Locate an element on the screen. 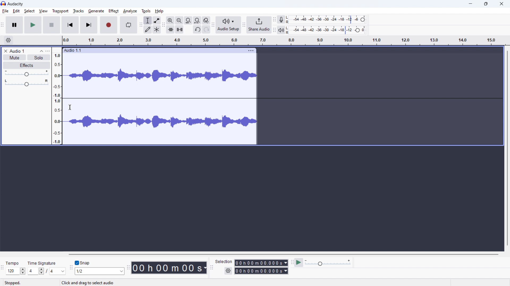  redo is located at coordinates (206, 29).